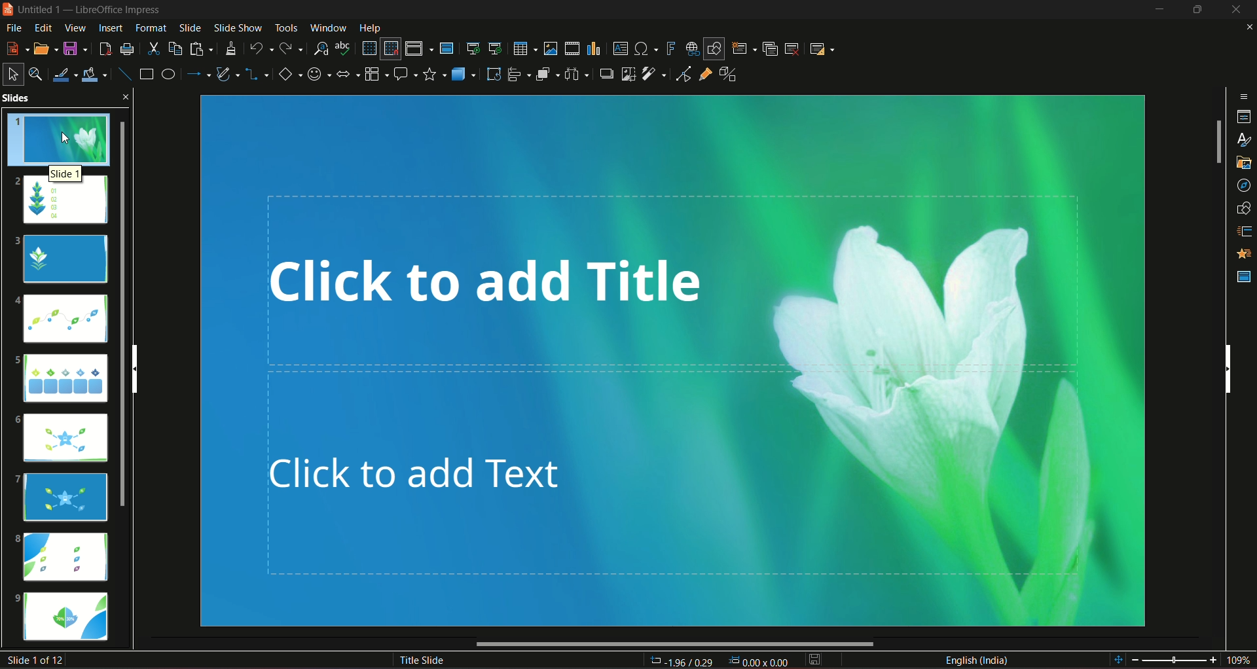 Image resolution: width=1257 pixels, height=669 pixels. What do you see at coordinates (376, 73) in the screenshot?
I see `flowchart` at bounding box center [376, 73].